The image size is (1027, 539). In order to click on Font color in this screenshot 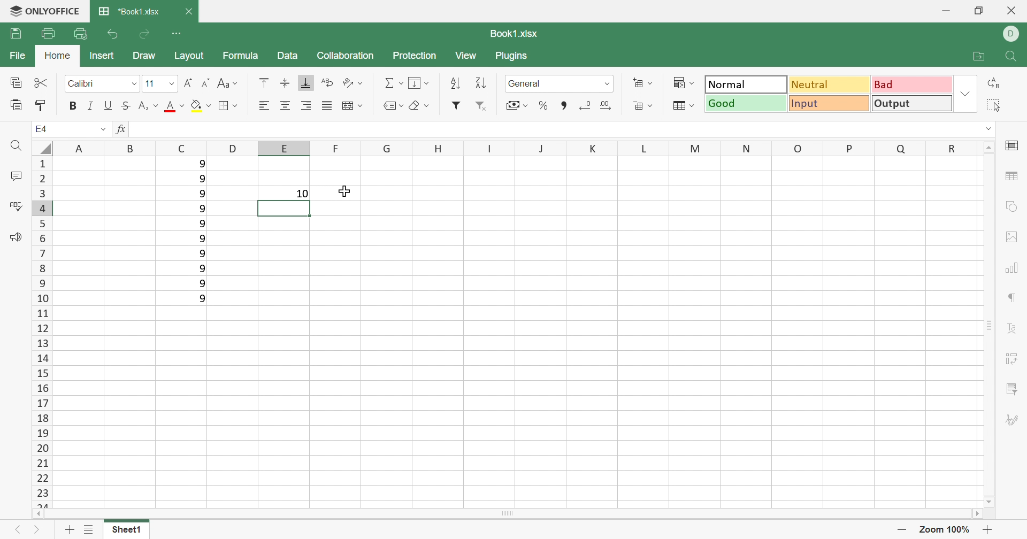, I will do `click(174, 107)`.